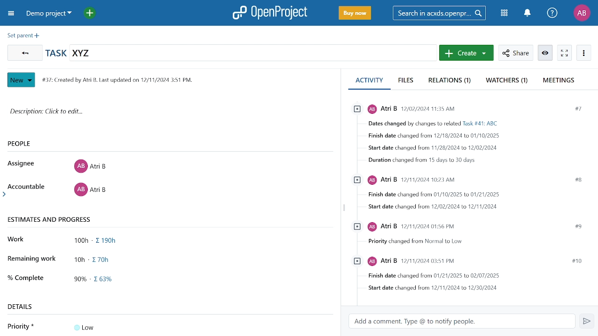 This screenshot has height=336, width=598. What do you see at coordinates (92, 165) in the screenshot?
I see `Atri B` at bounding box center [92, 165].